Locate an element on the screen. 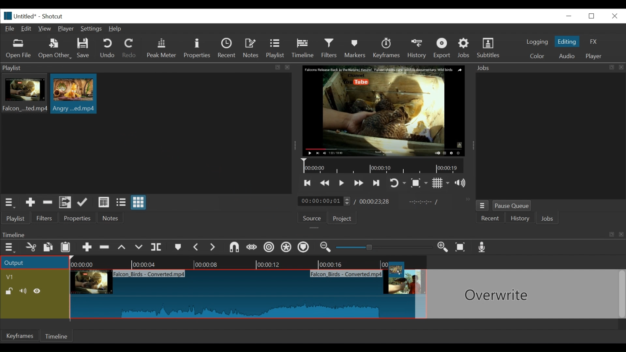 The height and width of the screenshot is (352, 626). in point is located at coordinates (422, 203).